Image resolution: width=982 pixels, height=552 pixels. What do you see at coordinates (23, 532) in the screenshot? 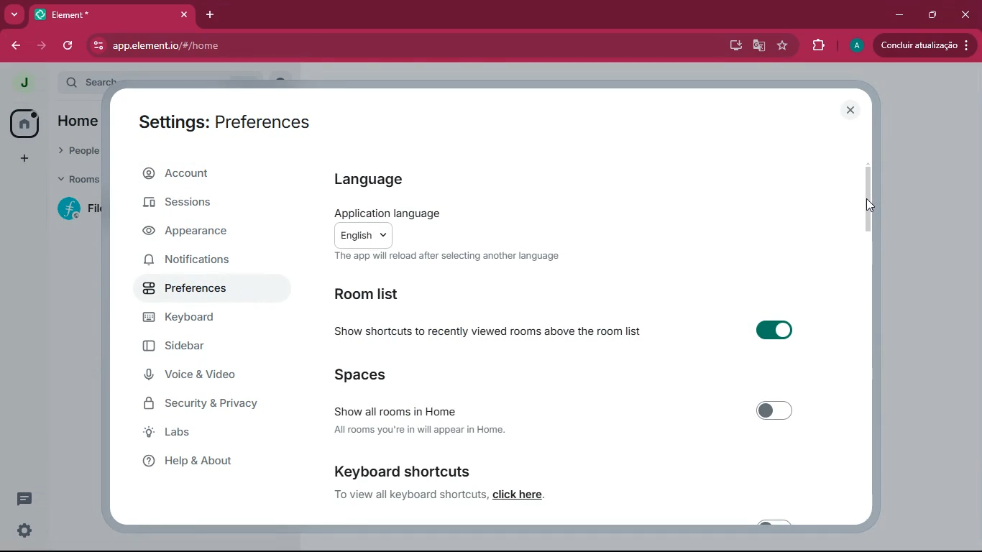
I see `quick settings` at bounding box center [23, 532].